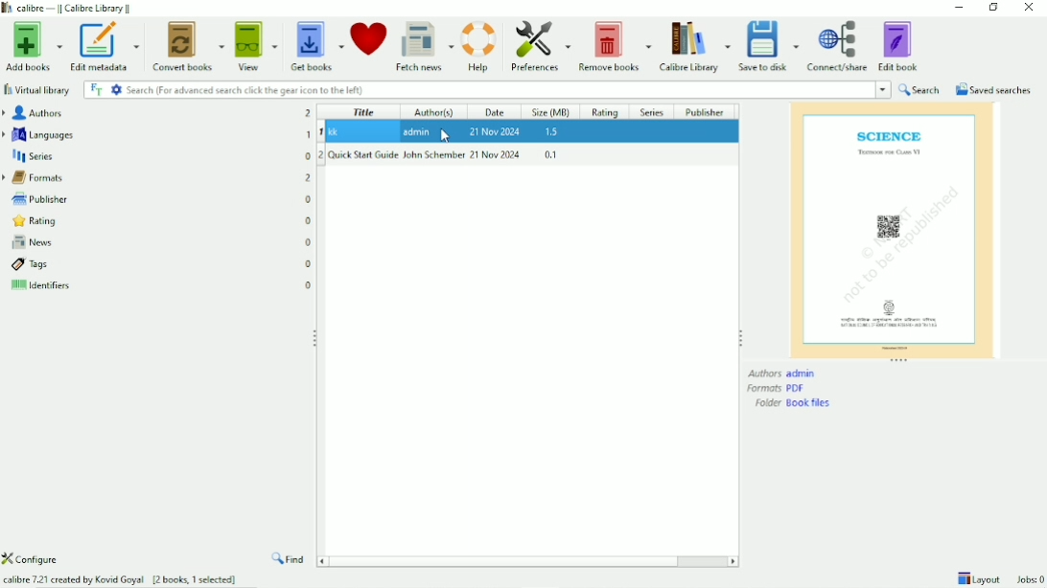  What do you see at coordinates (538, 46) in the screenshot?
I see `Preferences` at bounding box center [538, 46].